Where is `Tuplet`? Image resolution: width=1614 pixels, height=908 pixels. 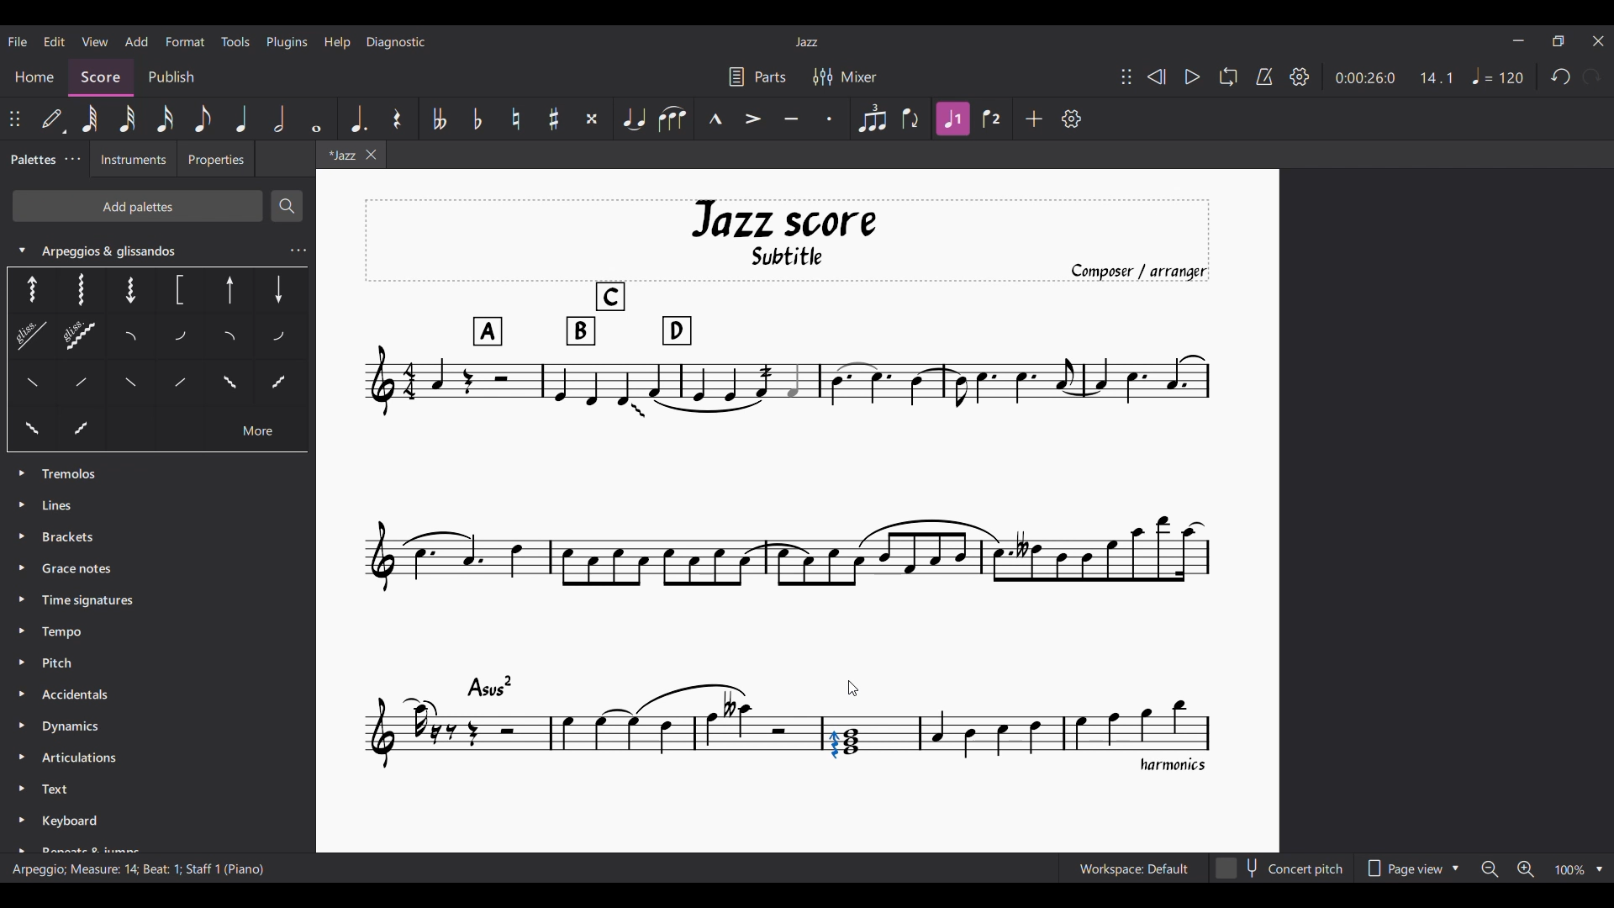 Tuplet is located at coordinates (871, 119).